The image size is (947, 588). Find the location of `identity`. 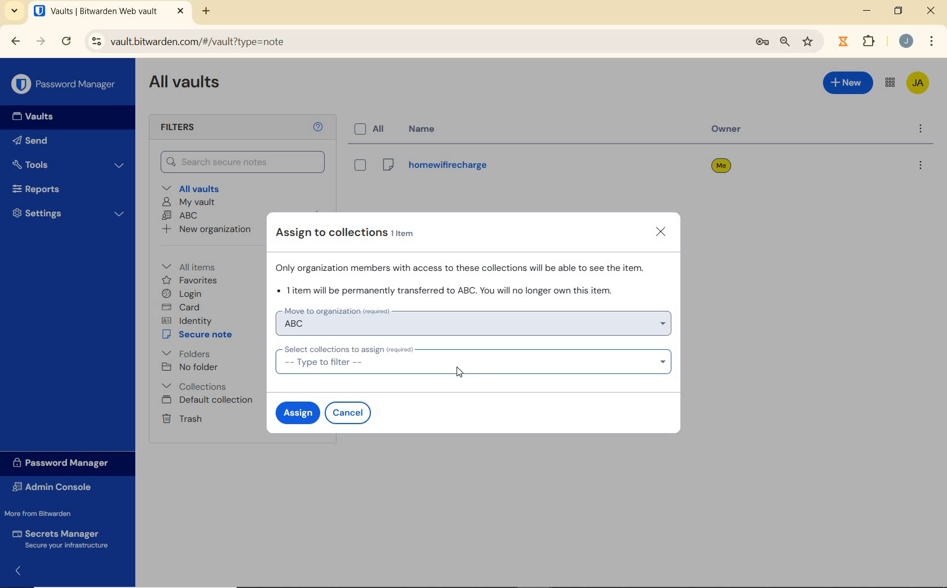

identity is located at coordinates (187, 320).